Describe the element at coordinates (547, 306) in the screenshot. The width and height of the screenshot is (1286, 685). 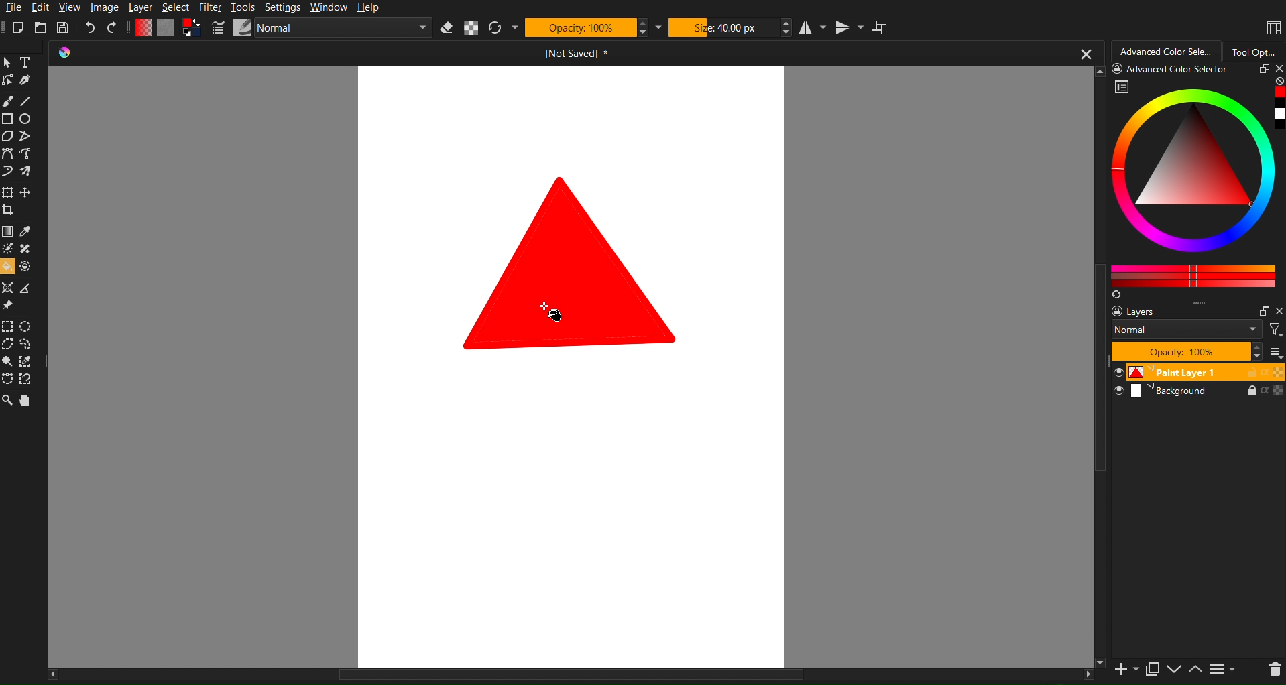
I see `mouse pointer` at that location.